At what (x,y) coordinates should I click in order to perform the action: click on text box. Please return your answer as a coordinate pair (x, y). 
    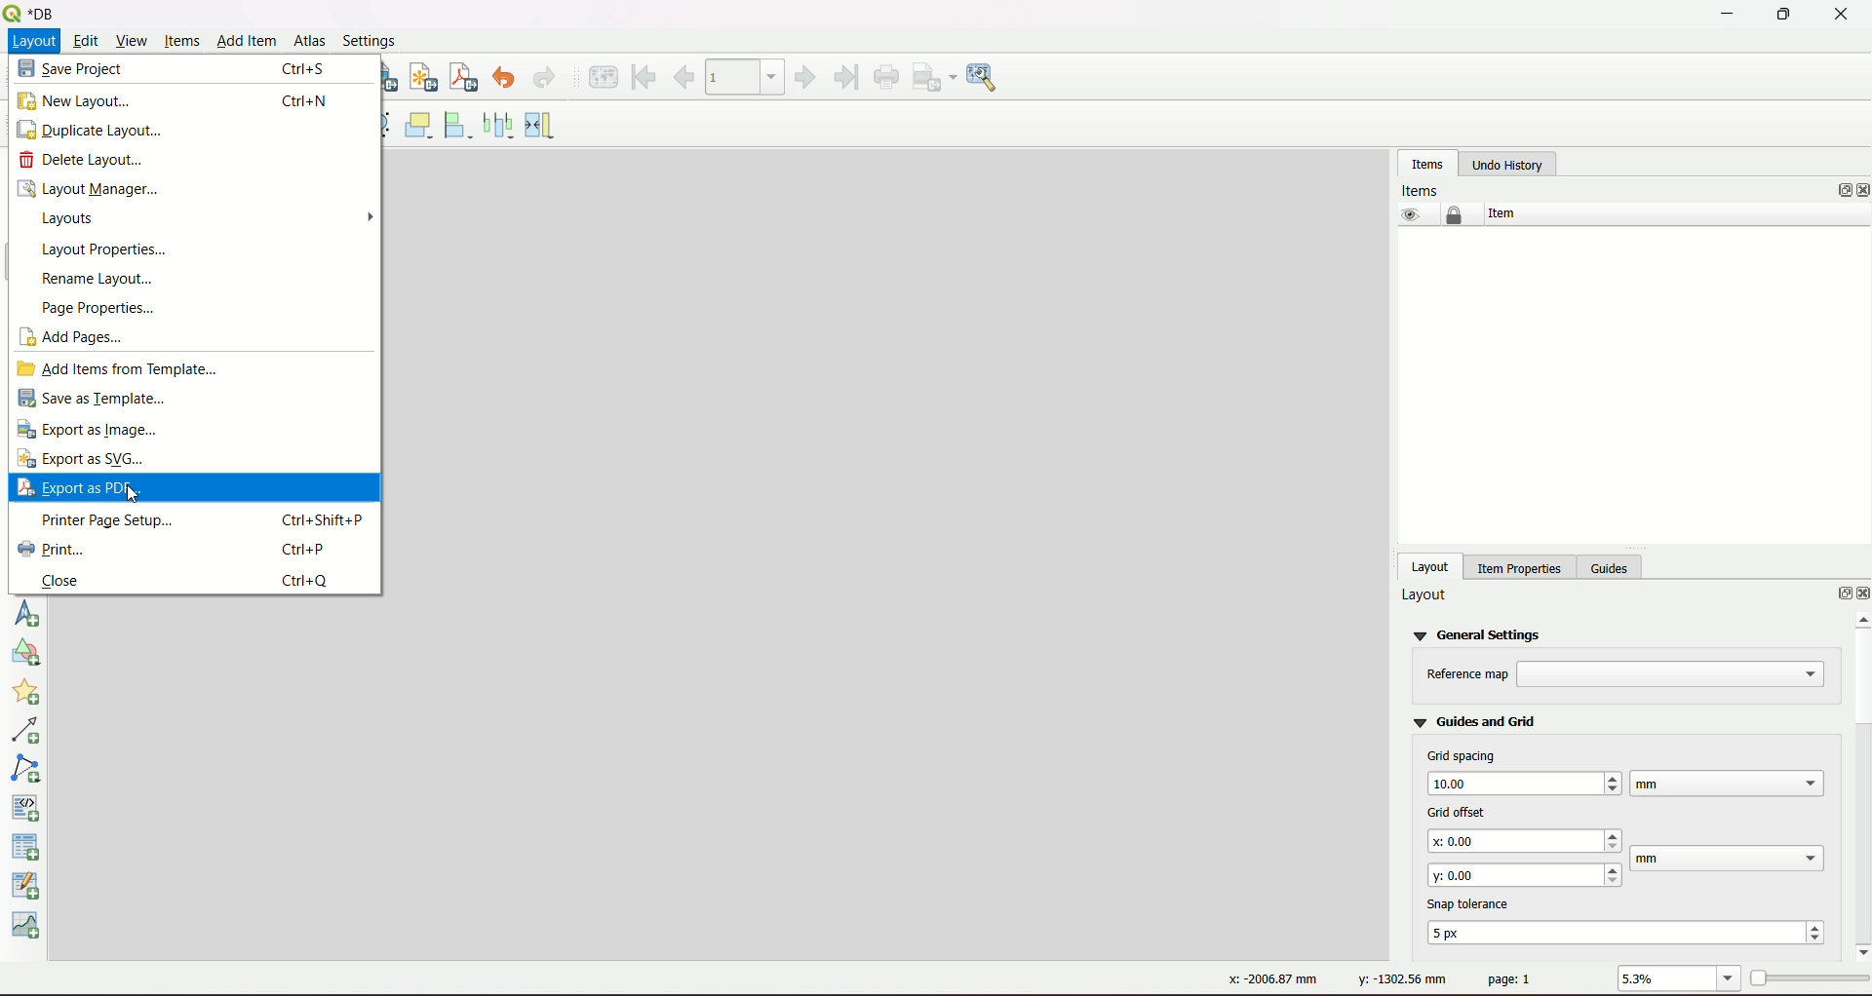
    Looking at the image, I should click on (1523, 782).